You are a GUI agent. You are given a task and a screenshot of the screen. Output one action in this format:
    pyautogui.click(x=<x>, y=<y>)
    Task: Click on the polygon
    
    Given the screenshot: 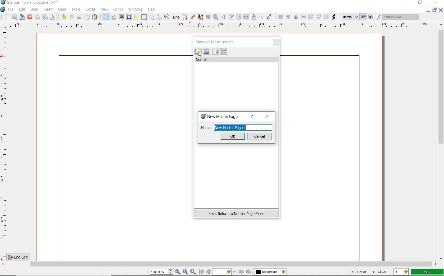 What is the action you would take?
    pyautogui.click(x=152, y=18)
    